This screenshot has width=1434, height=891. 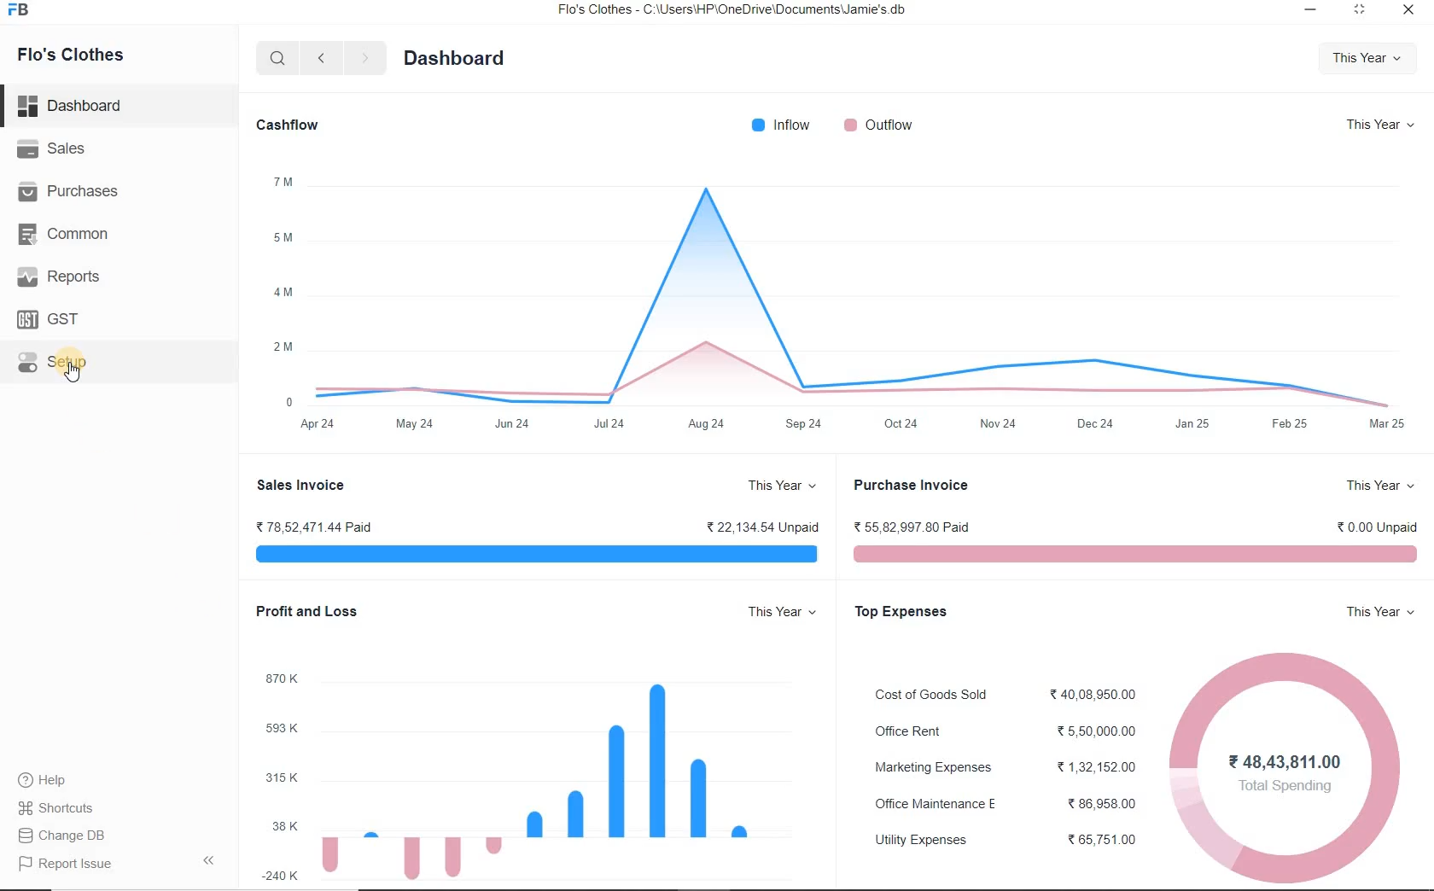 What do you see at coordinates (1190, 424) in the screenshot?
I see `Jan 25` at bounding box center [1190, 424].